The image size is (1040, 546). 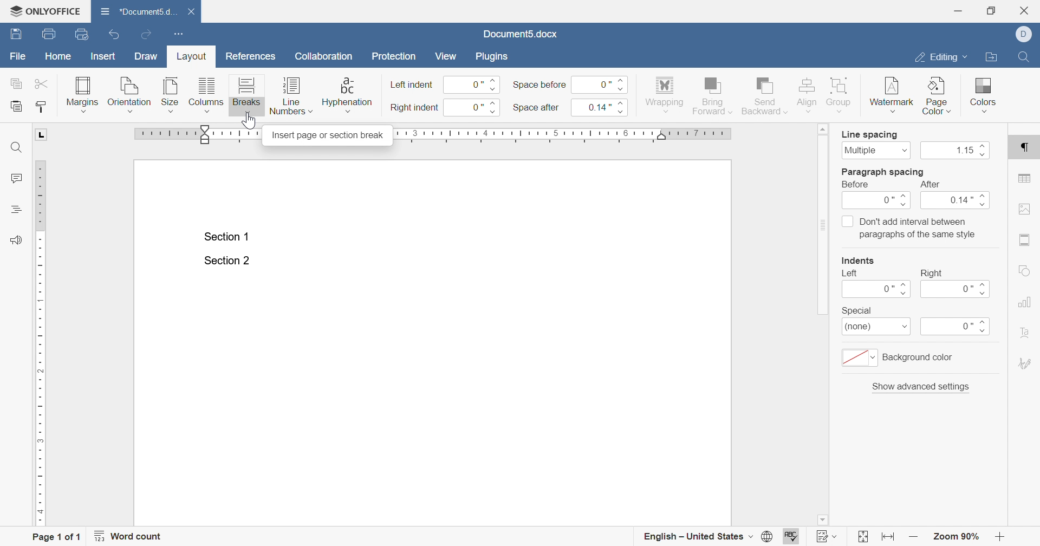 I want to click on Section 2, so click(x=226, y=261).